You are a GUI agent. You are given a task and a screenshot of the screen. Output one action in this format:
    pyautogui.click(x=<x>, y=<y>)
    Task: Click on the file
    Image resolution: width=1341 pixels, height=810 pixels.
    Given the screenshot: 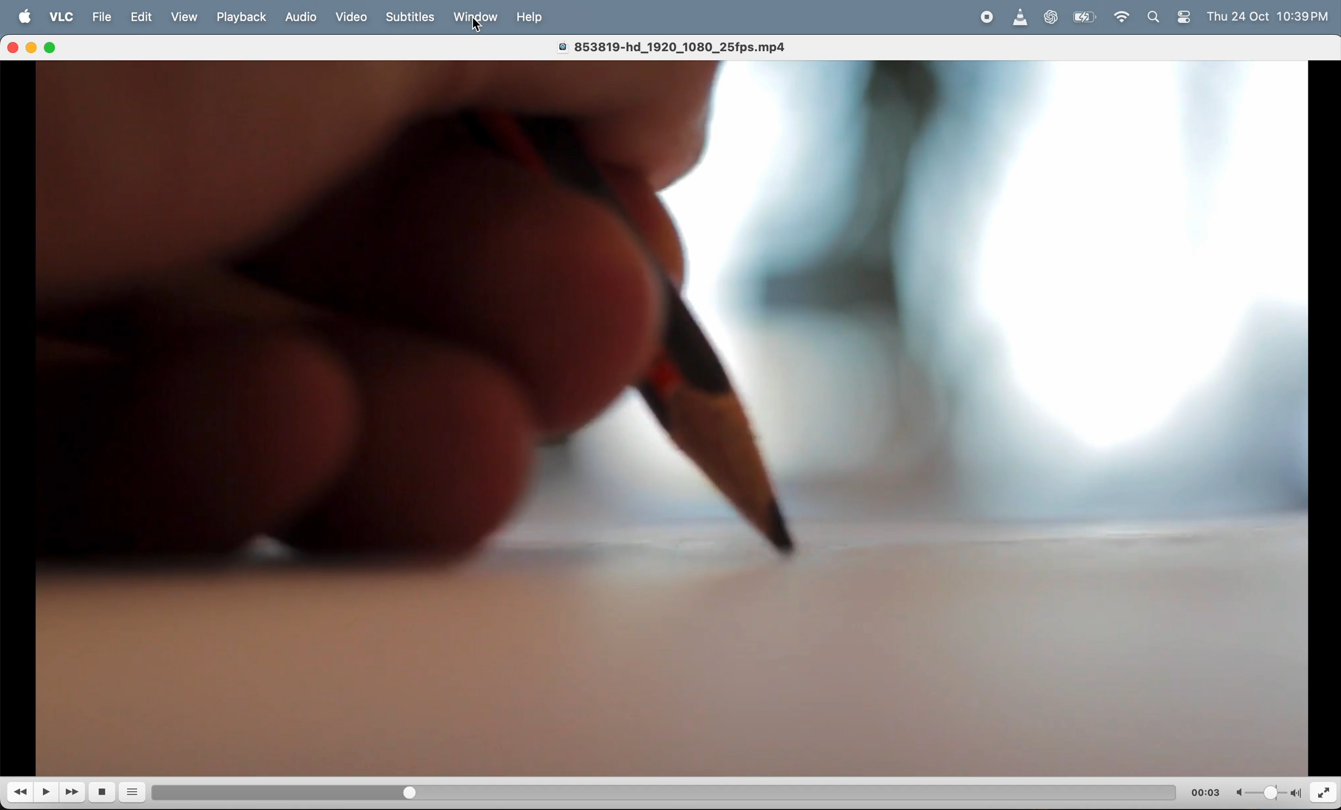 What is the action you would take?
    pyautogui.click(x=102, y=17)
    